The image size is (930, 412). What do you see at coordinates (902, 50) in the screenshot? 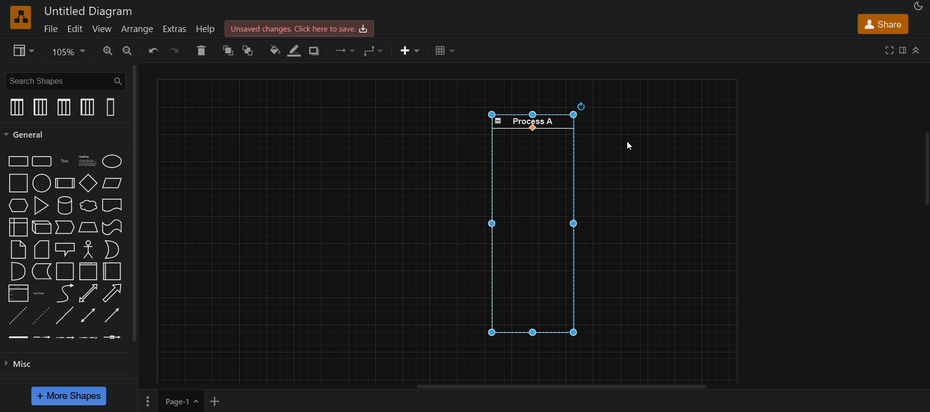
I see `format` at bounding box center [902, 50].